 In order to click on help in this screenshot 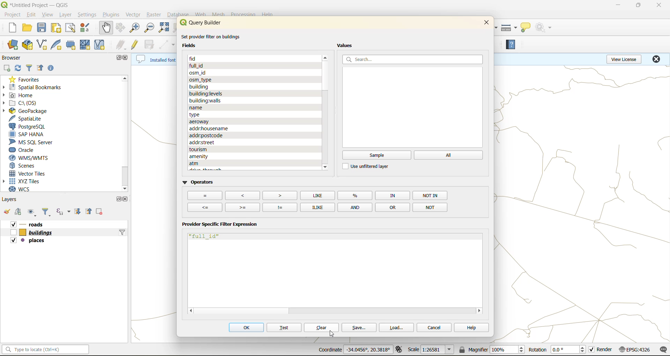, I will do `click(469, 327)`.